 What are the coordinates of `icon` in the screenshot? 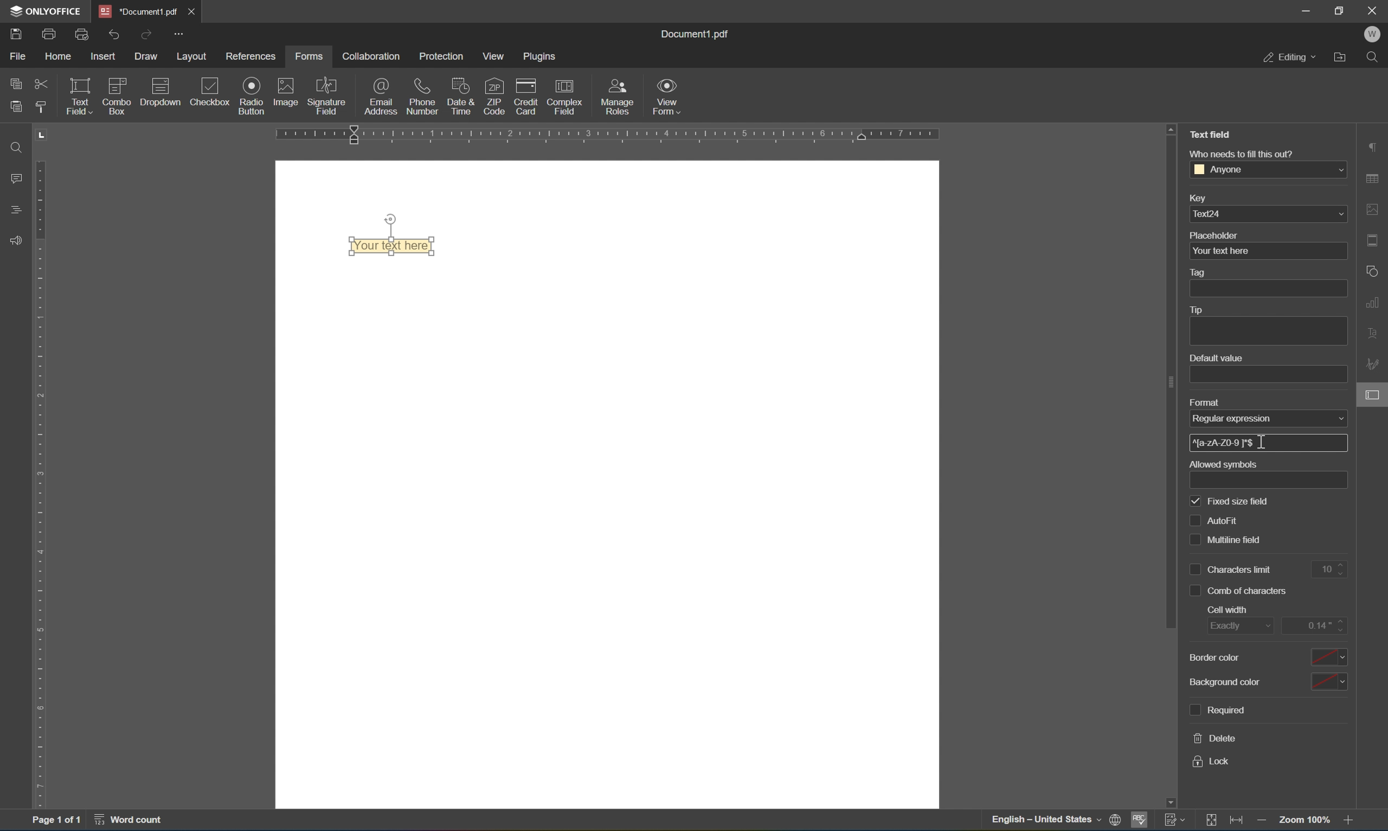 It's located at (118, 95).